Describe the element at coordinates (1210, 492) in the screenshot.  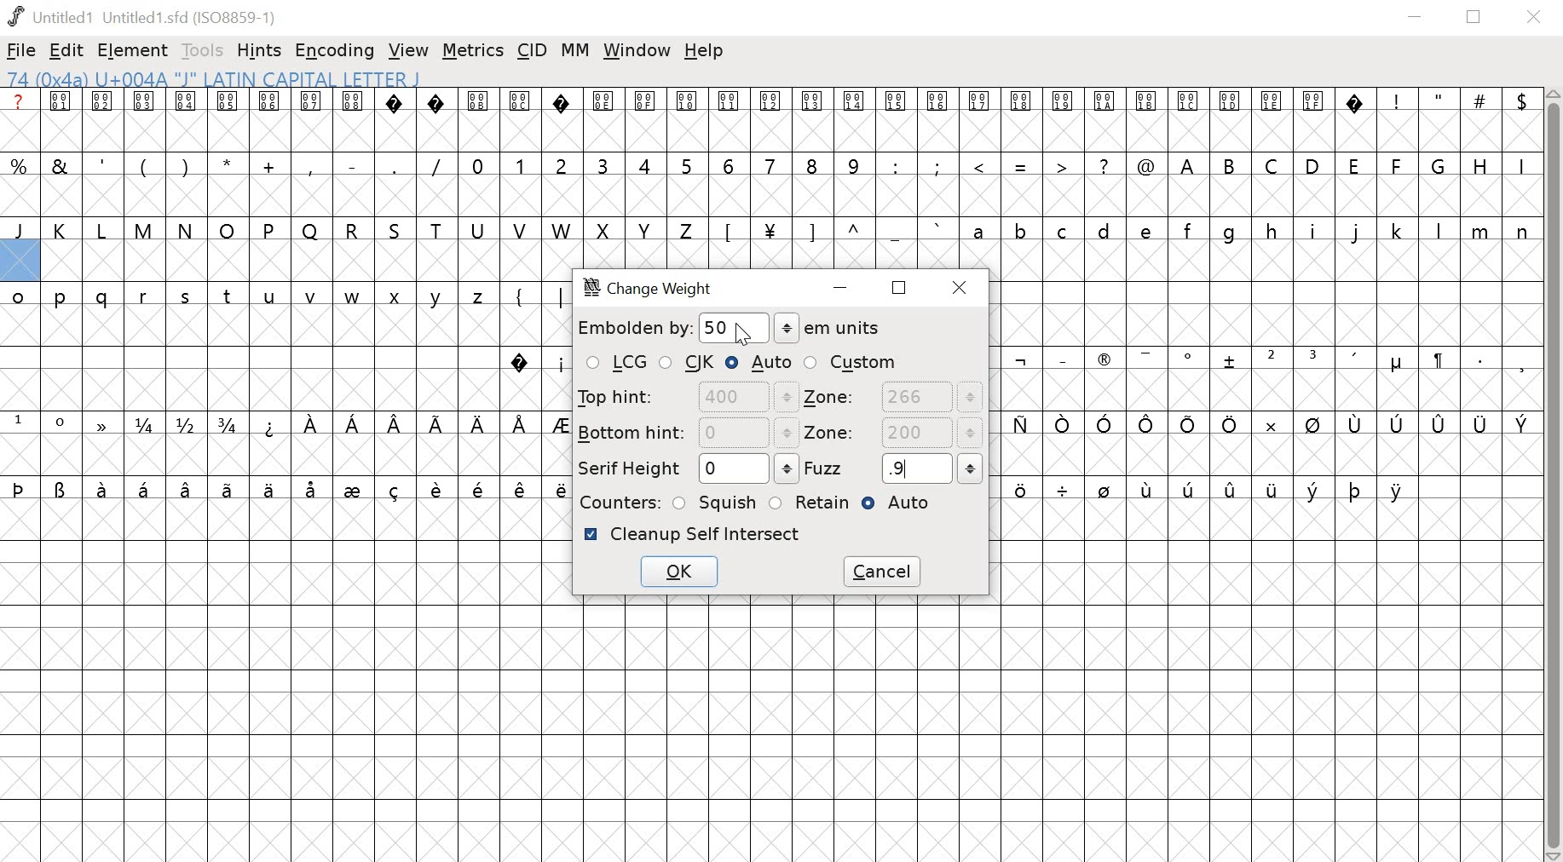
I see `symbols` at that location.